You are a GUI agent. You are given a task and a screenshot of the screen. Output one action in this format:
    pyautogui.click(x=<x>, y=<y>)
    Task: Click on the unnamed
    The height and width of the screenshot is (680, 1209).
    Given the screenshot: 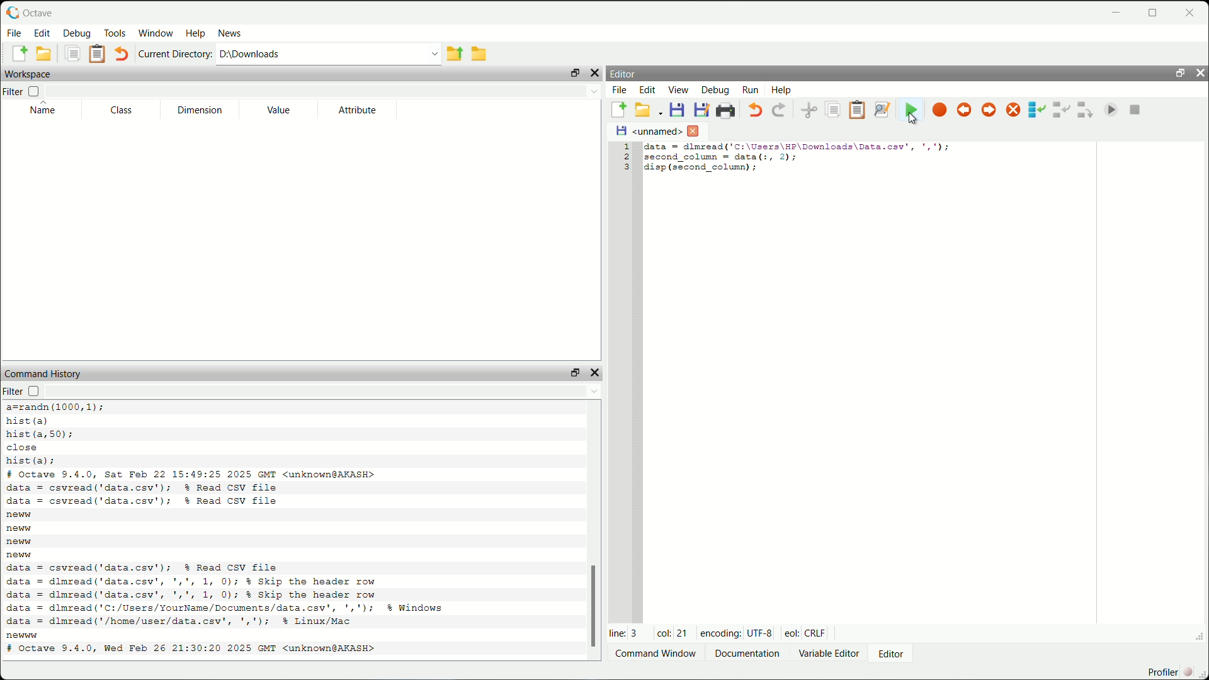 What is the action you would take?
    pyautogui.click(x=647, y=132)
    